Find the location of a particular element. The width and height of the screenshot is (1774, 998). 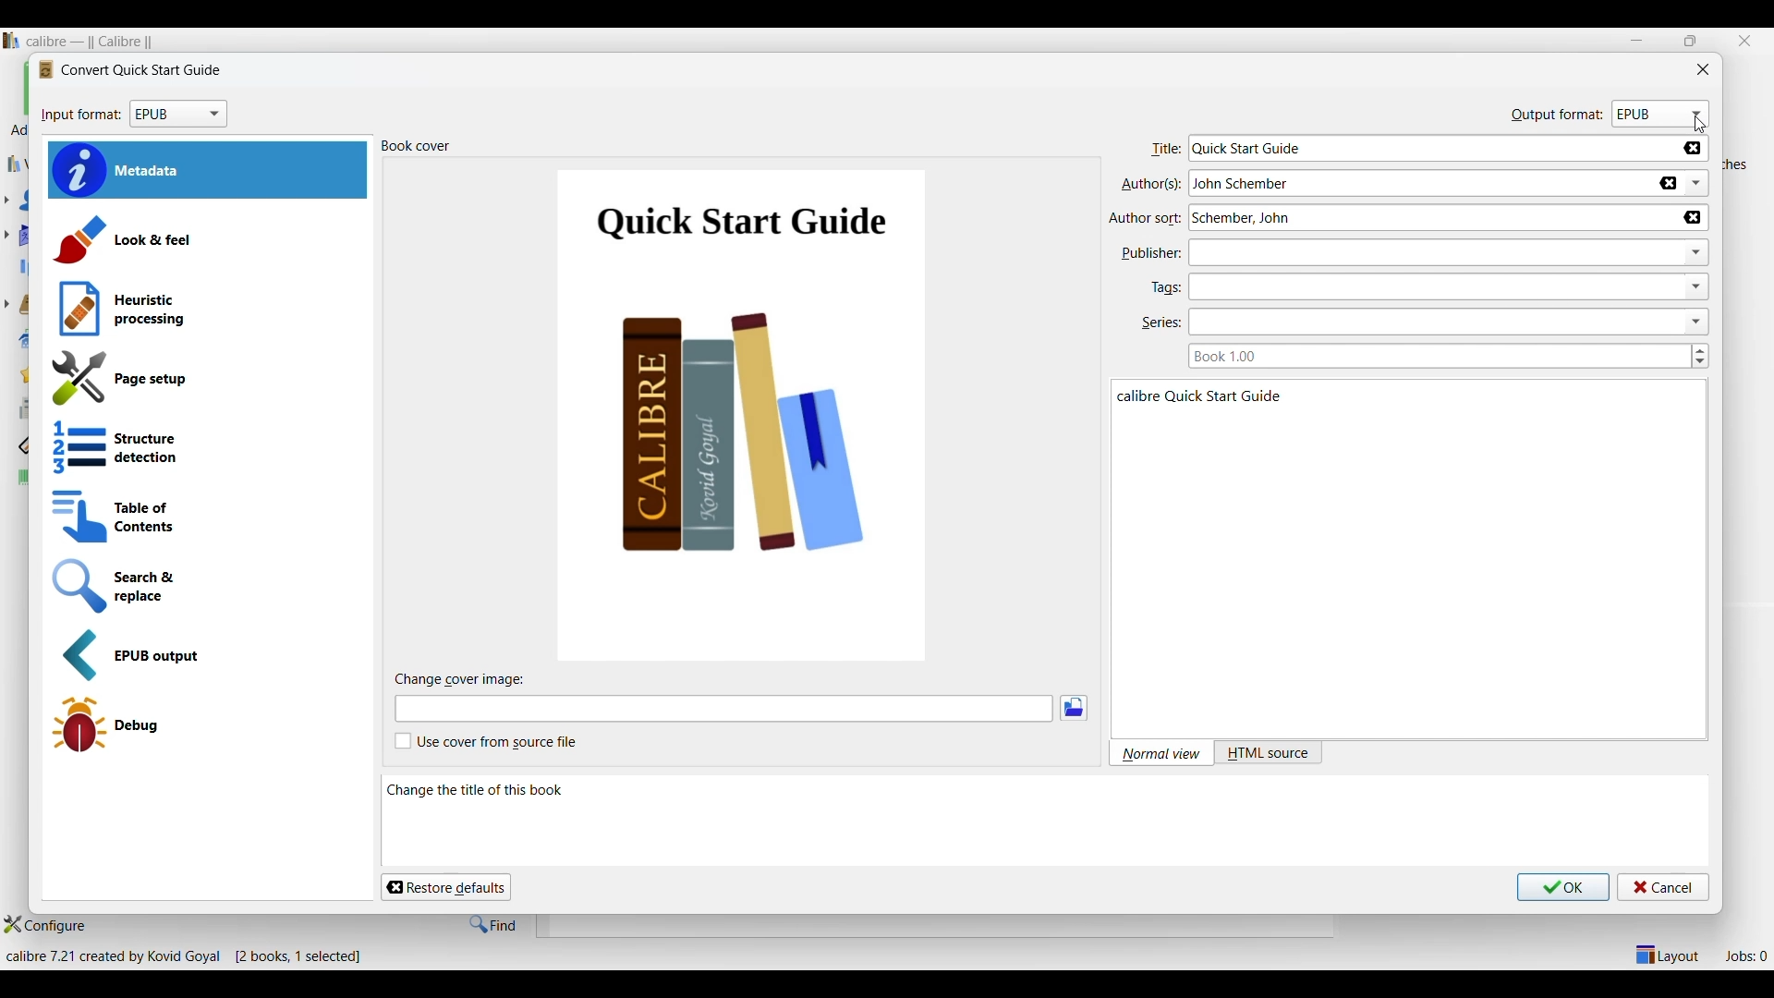

Type in author is located at coordinates (1422, 183).